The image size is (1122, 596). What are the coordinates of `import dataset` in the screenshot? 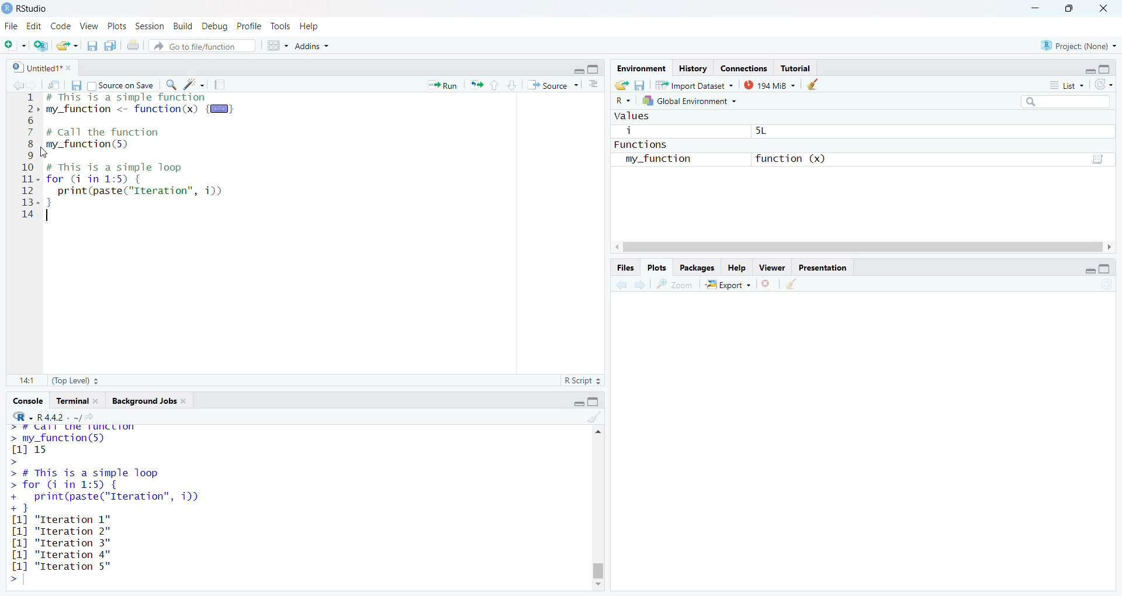 It's located at (694, 86).